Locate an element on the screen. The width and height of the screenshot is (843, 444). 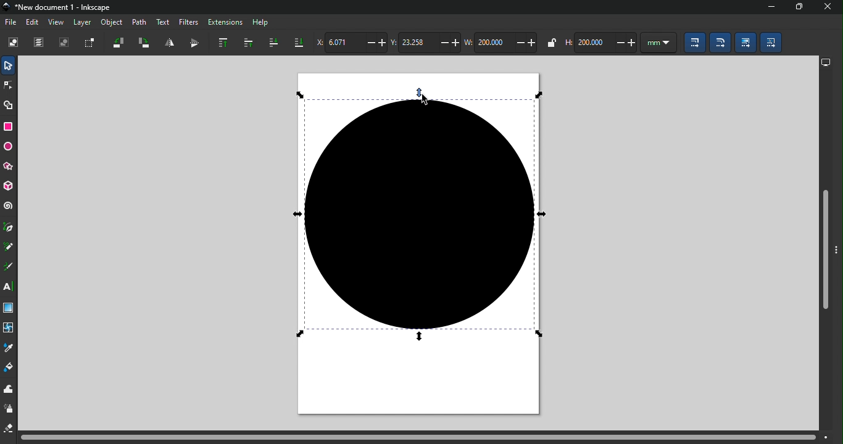
Object rotate 90 clockwise is located at coordinates (146, 44).